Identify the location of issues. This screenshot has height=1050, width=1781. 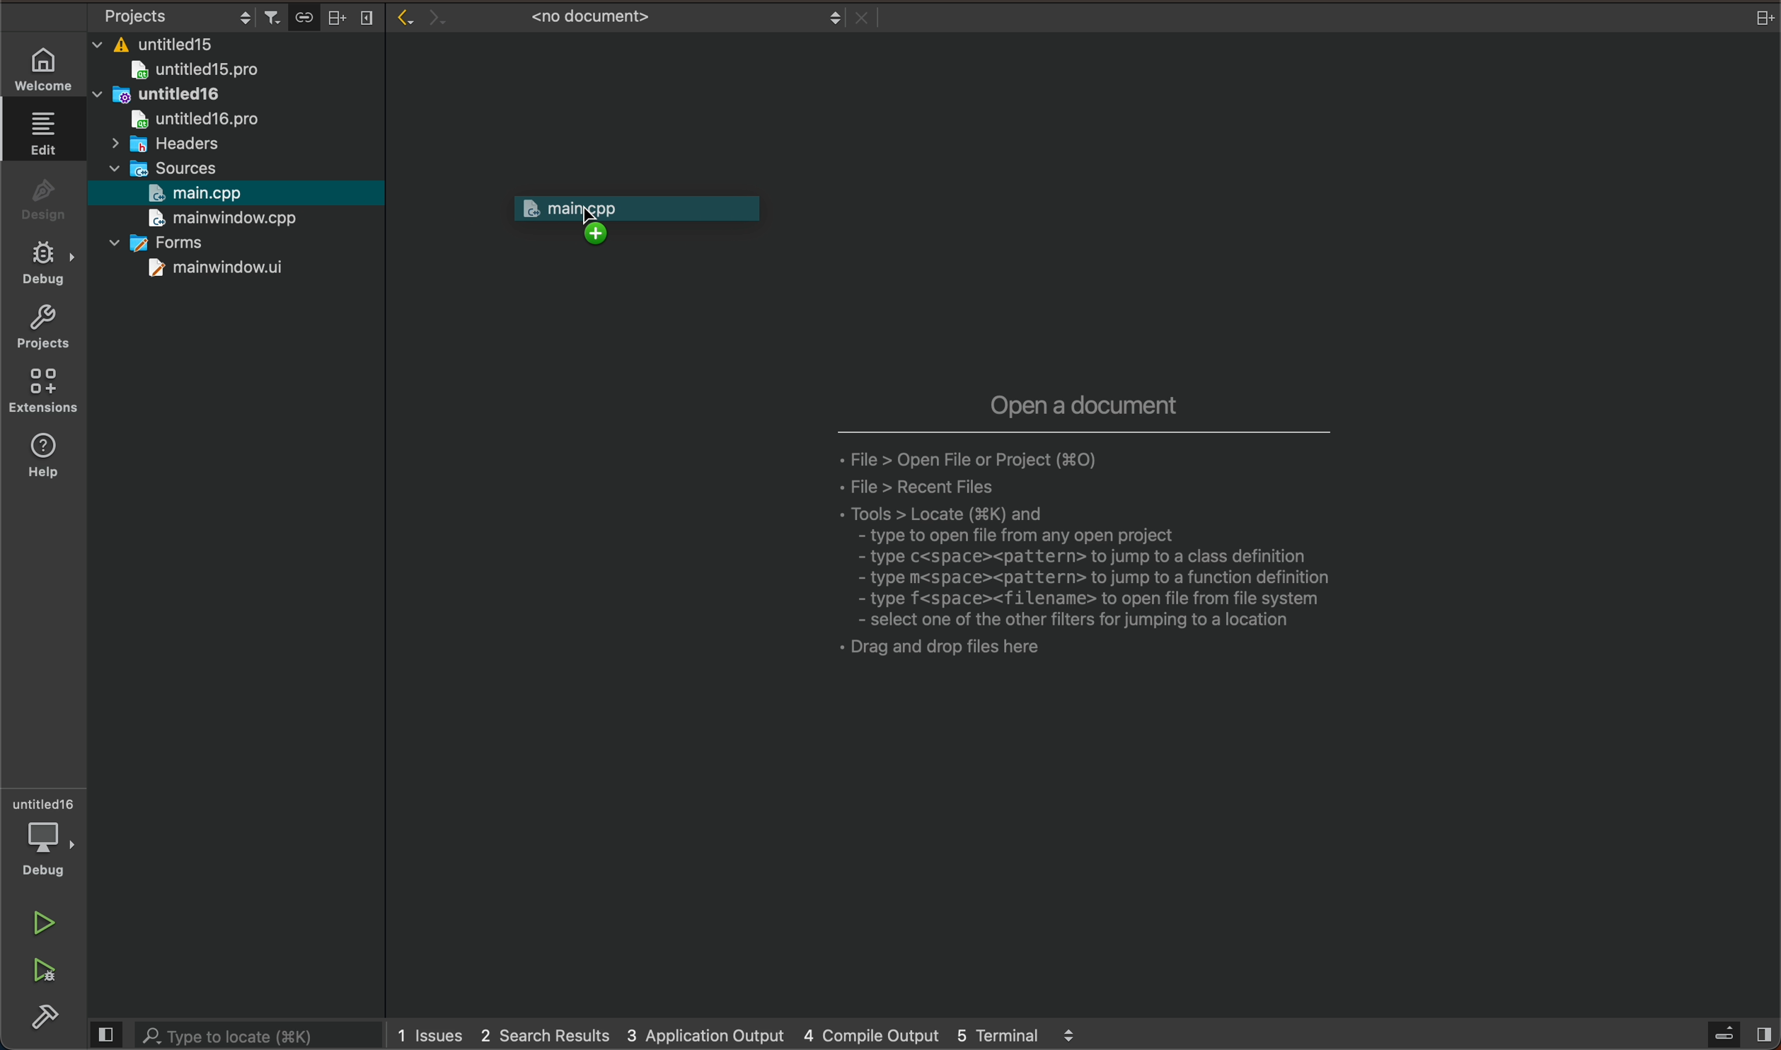
(434, 1037).